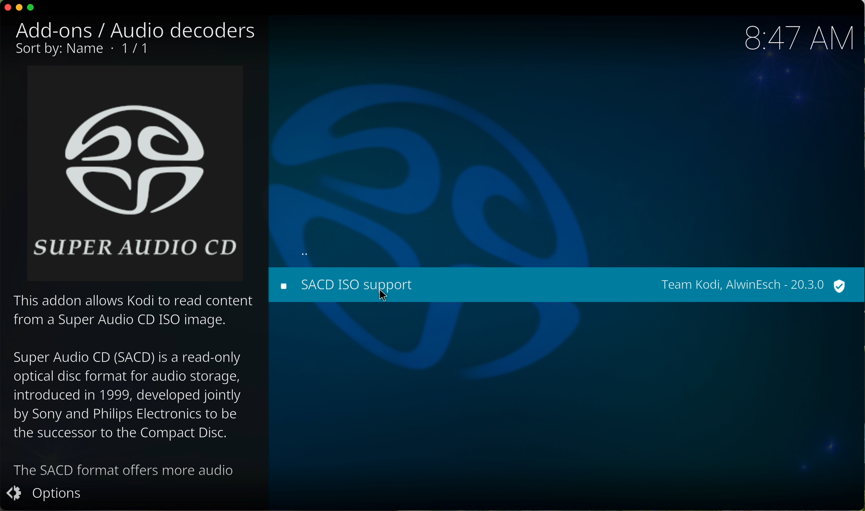  I want to click on audio decoders, so click(184, 30).